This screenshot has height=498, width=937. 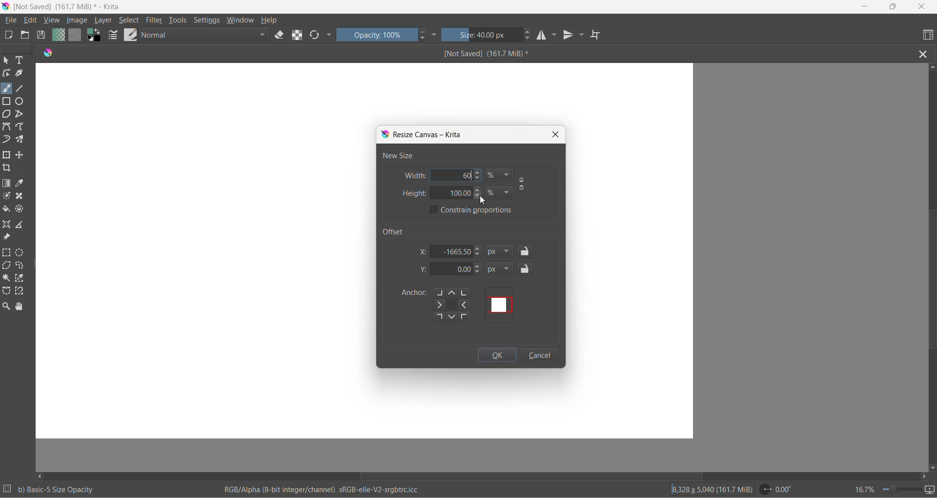 What do you see at coordinates (539, 356) in the screenshot?
I see `cancel` at bounding box center [539, 356].